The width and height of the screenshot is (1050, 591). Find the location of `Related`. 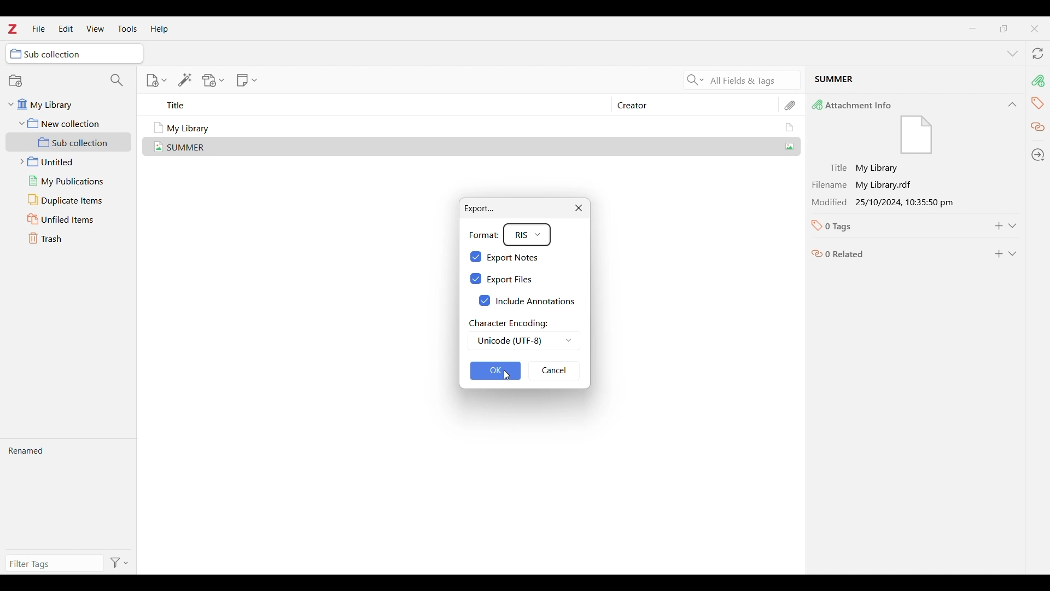

Related is located at coordinates (1037, 128).